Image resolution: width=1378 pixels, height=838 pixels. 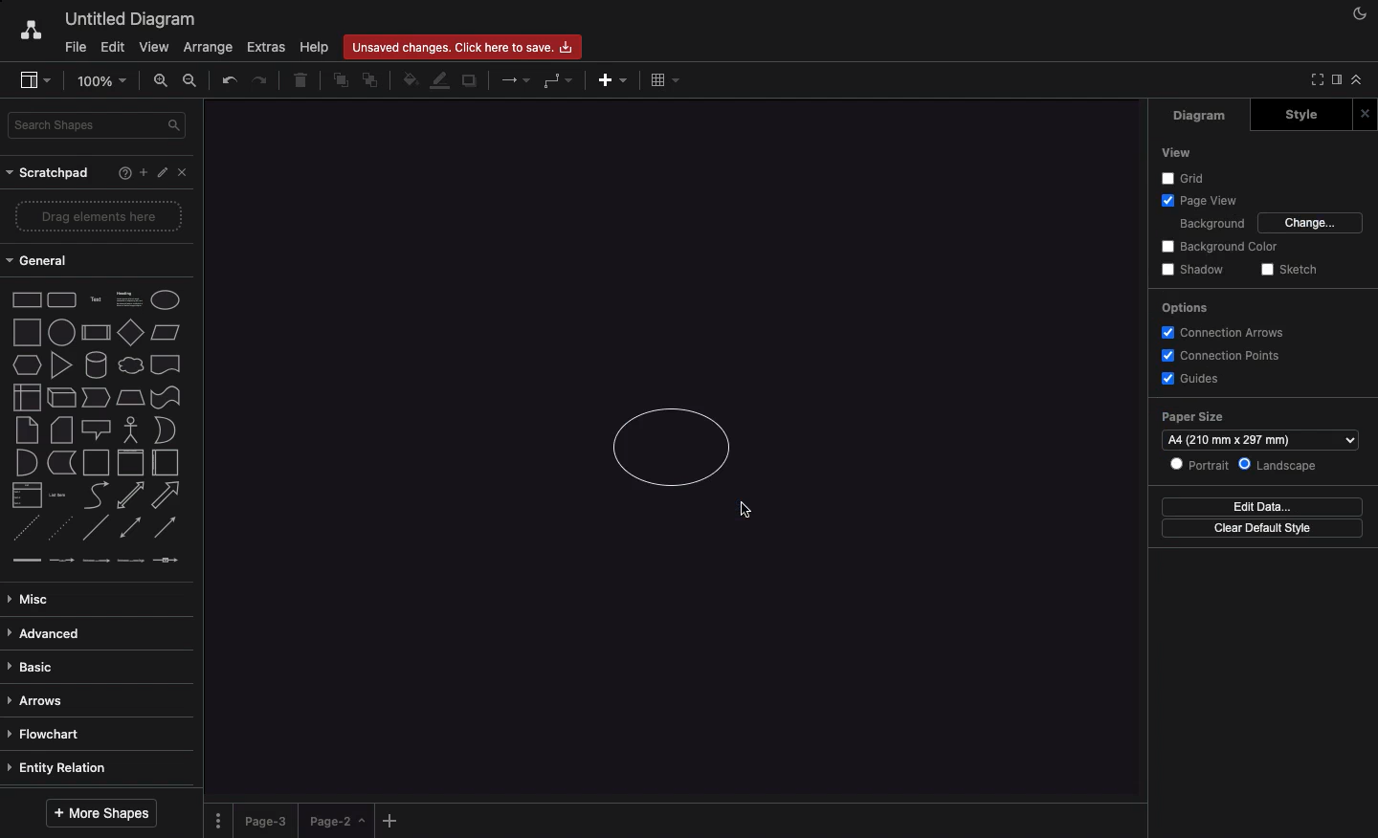 What do you see at coordinates (28, 365) in the screenshot?
I see `hexagon` at bounding box center [28, 365].